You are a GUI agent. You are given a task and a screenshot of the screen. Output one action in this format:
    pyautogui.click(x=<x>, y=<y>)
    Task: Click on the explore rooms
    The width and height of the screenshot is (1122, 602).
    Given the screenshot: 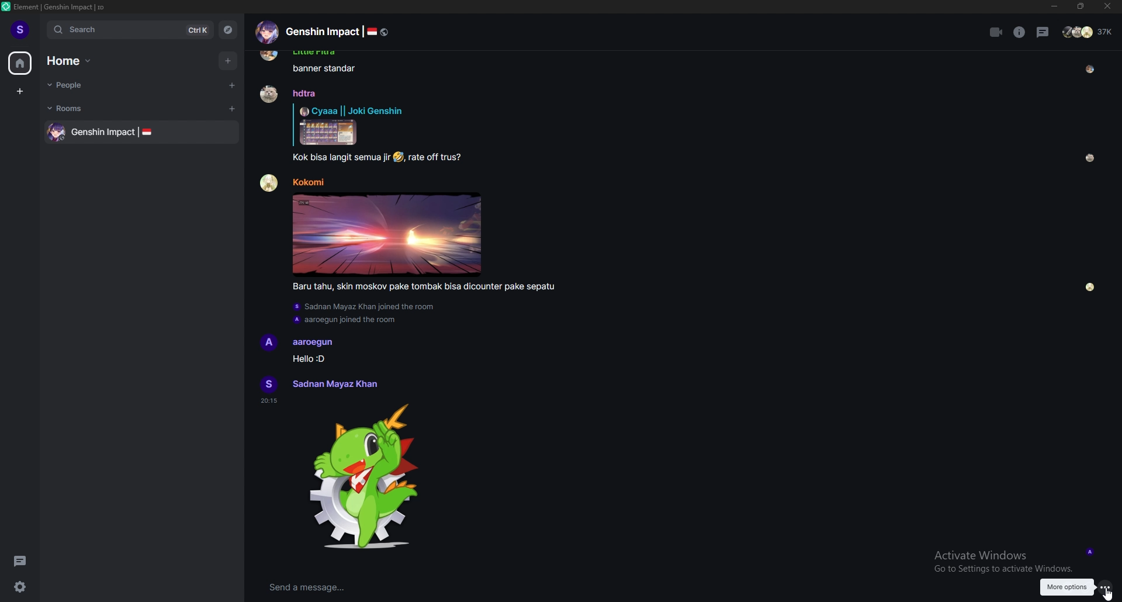 What is the action you would take?
    pyautogui.click(x=227, y=30)
    